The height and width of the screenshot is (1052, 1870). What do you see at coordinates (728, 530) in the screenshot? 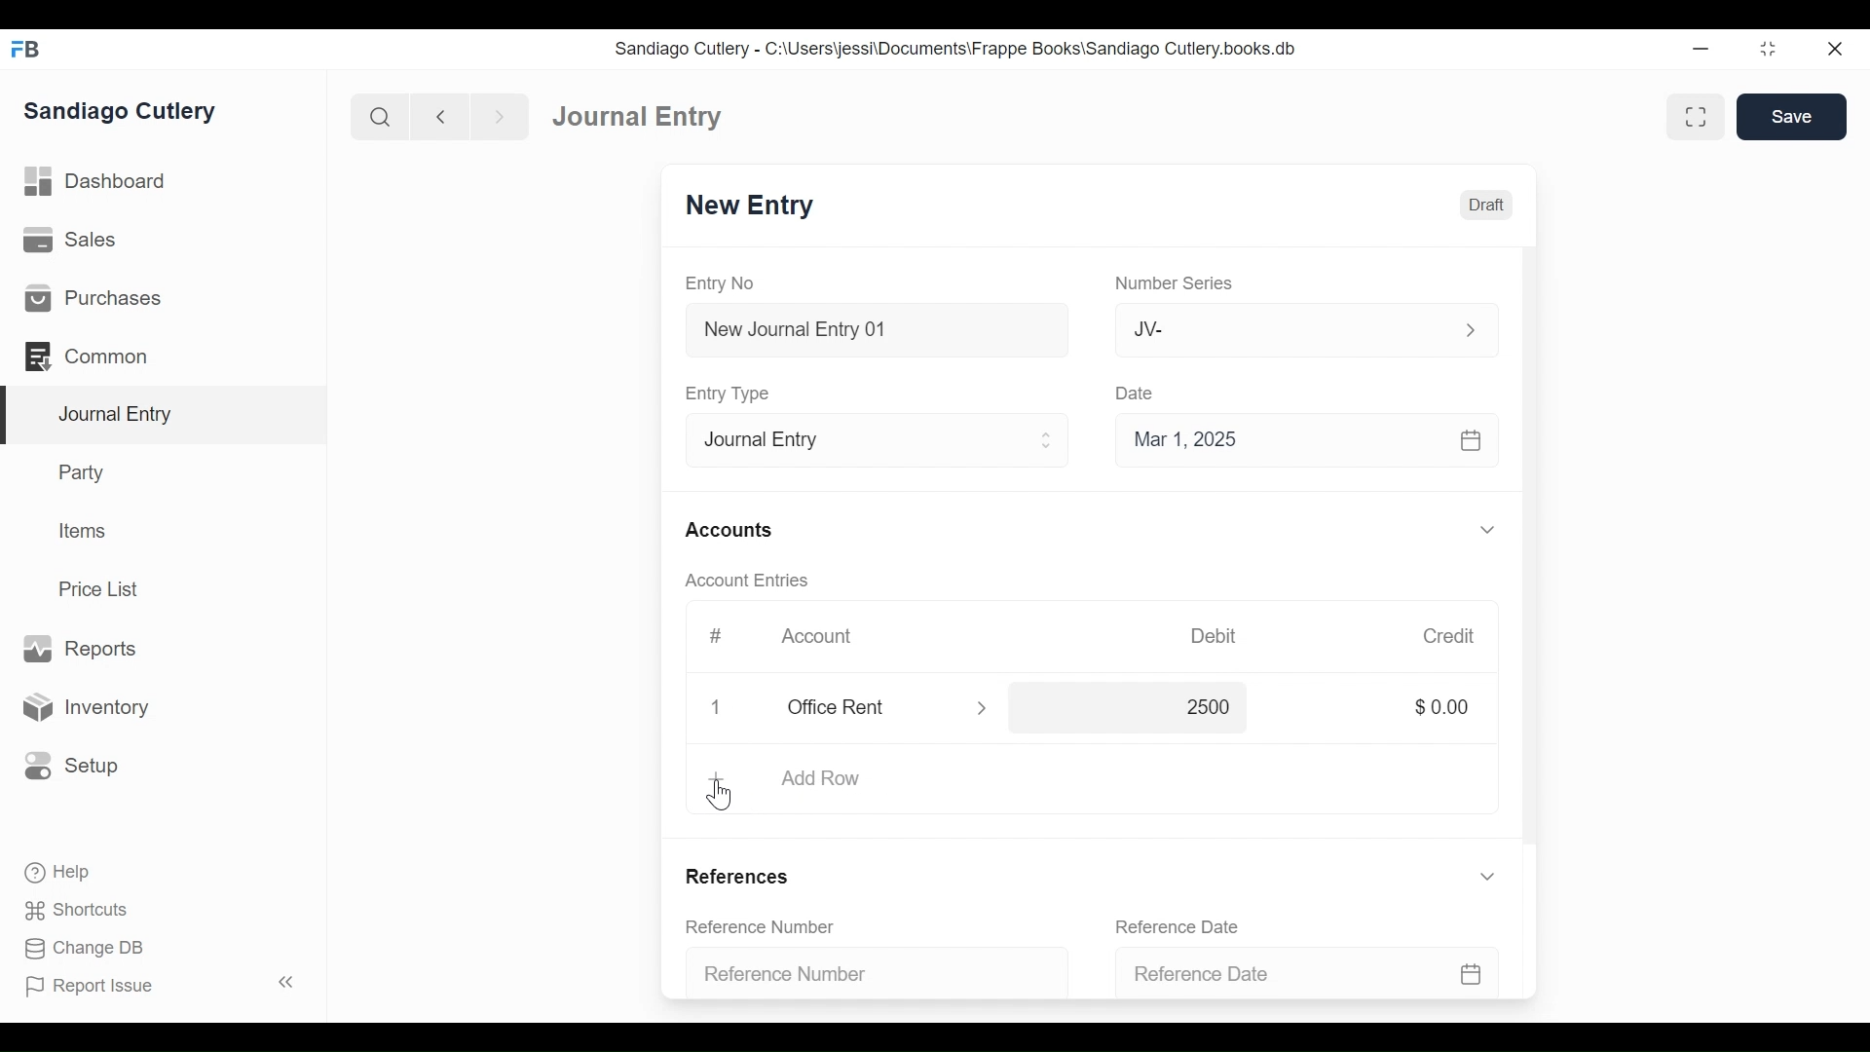
I see `Accounts` at bounding box center [728, 530].